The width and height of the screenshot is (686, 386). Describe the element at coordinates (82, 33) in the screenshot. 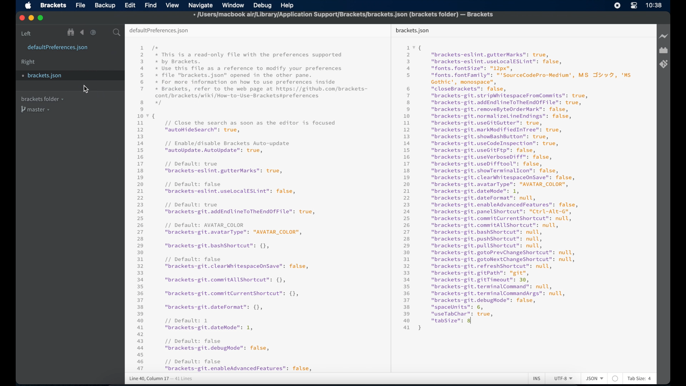

I see `navigate backward` at that location.